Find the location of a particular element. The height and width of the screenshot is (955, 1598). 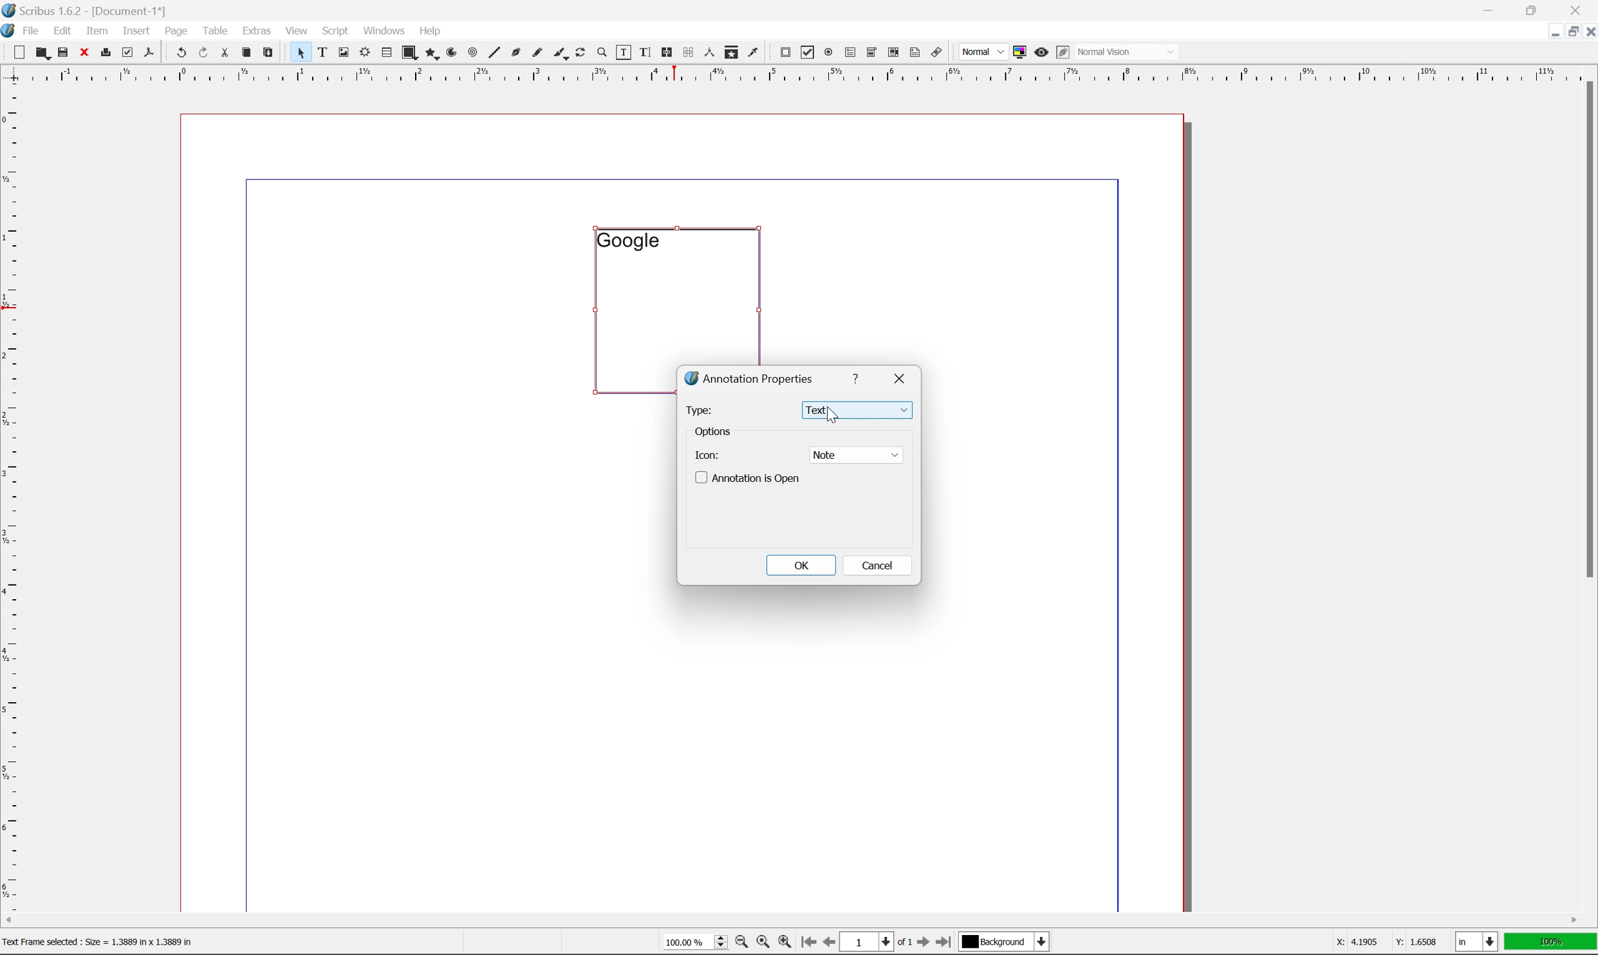

polygon is located at coordinates (432, 54).